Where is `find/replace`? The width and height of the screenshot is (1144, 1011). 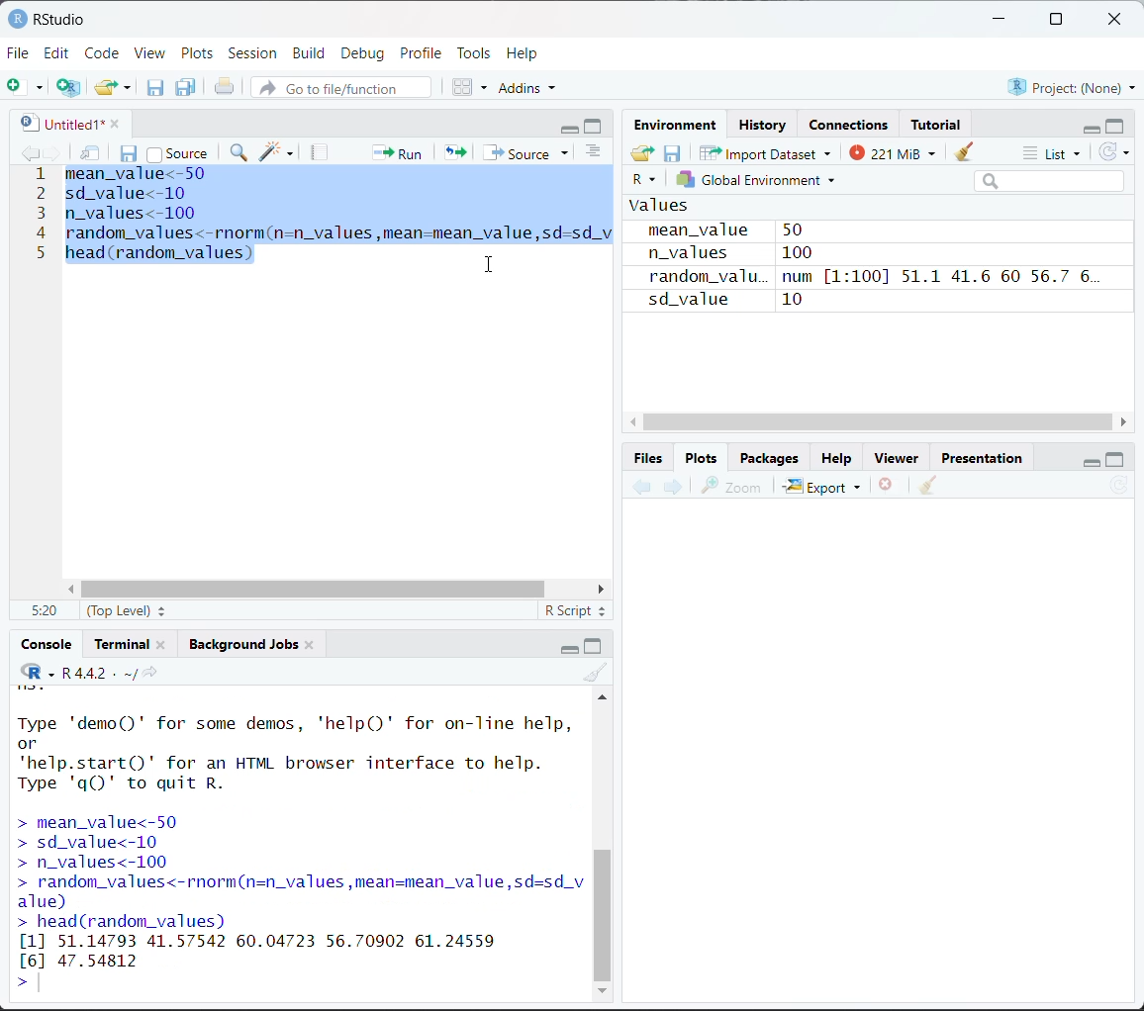
find/replace is located at coordinates (240, 154).